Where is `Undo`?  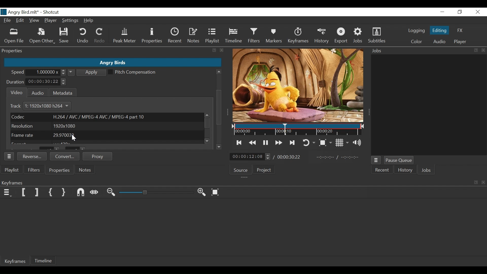
Undo is located at coordinates (83, 36).